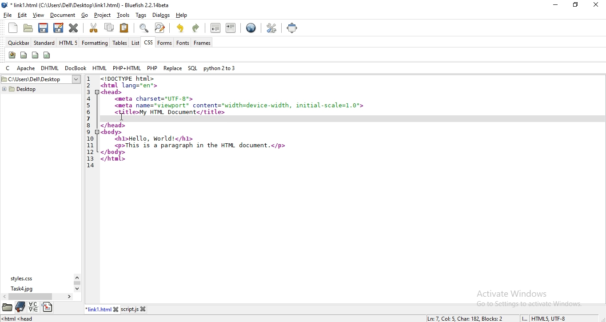  What do you see at coordinates (90, 145) in the screenshot?
I see `11` at bounding box center [90, 145].